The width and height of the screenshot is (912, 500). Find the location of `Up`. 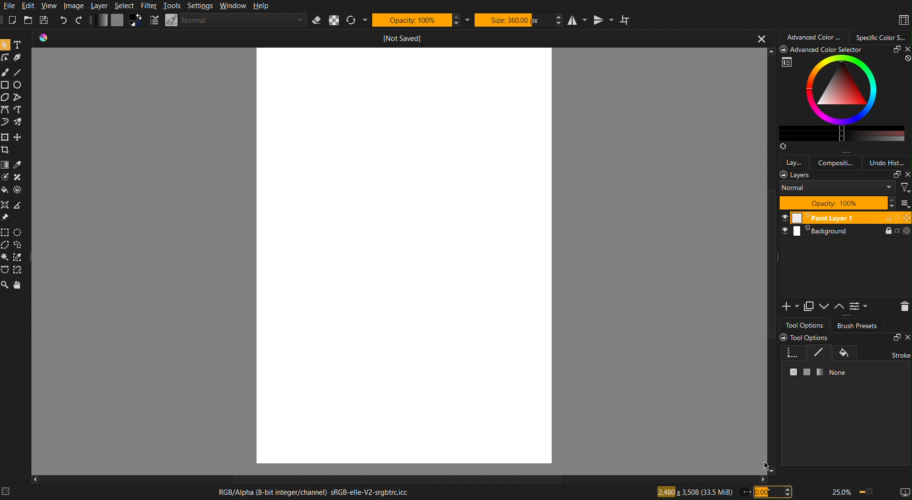

Up is located at coordinates (840, 308).